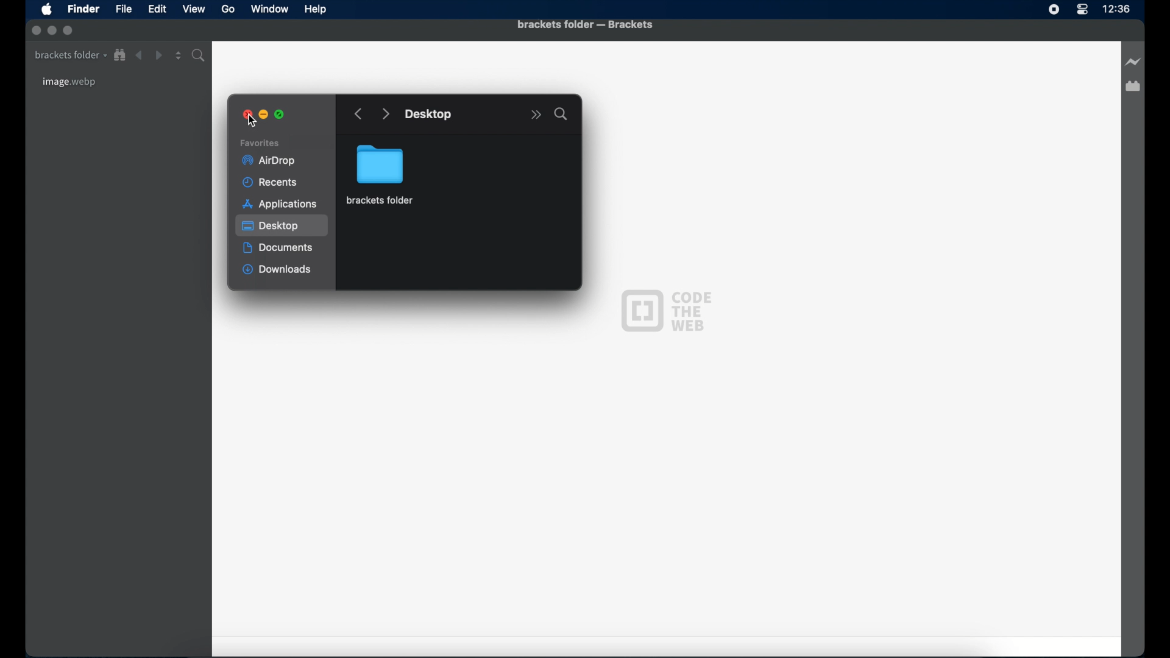 The width and height of the screenshot is (1170, 658). What do you see at coordinates (268, 161) in the screenshot?
I see `airdrop` at bounding box center [268, 161].